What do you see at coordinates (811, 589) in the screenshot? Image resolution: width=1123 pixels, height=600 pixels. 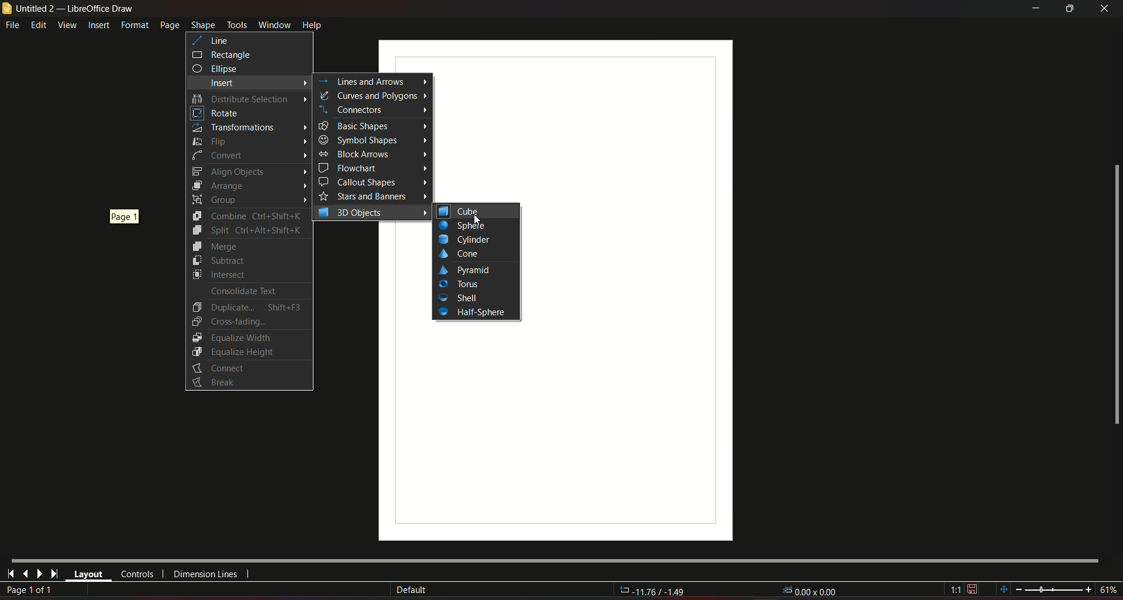 I see `dimensions` at bounding box center [811, 589].